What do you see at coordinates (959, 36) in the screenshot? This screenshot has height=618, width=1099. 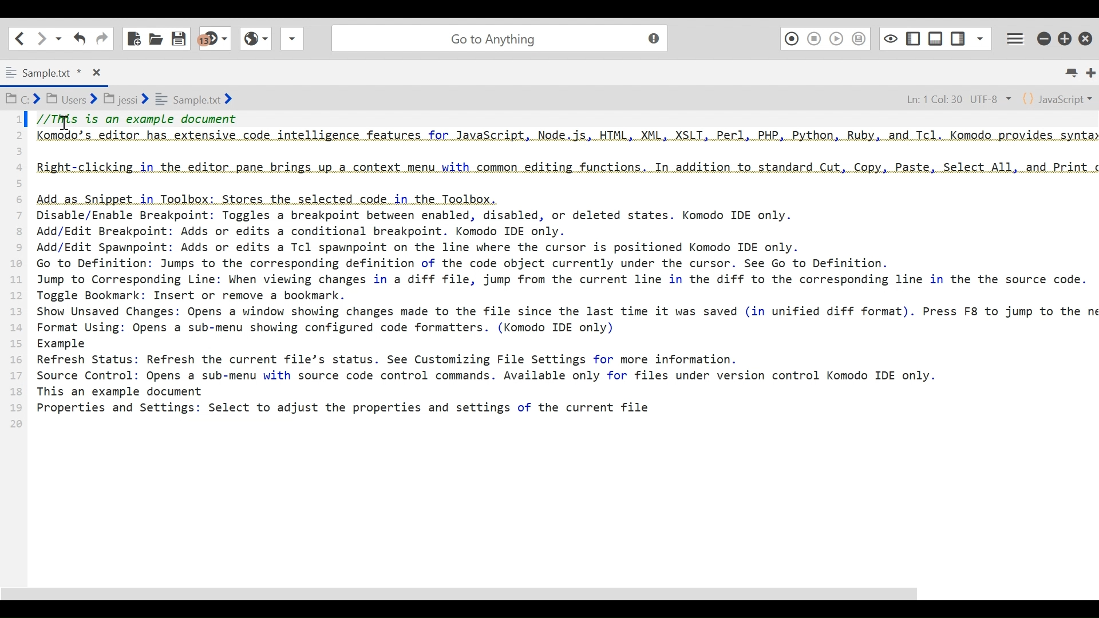 I see `Show/Hide Left Panel` at bounding box center [959, 36].